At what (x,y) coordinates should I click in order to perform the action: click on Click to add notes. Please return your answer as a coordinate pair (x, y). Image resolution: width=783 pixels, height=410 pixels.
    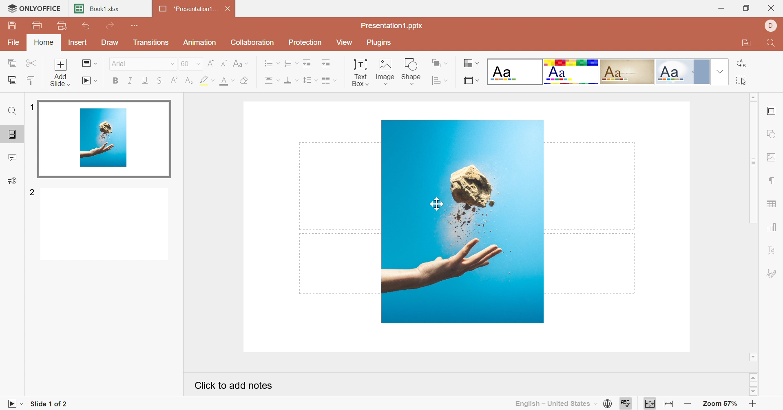
    Looking at the image, I should click on (234, 384).